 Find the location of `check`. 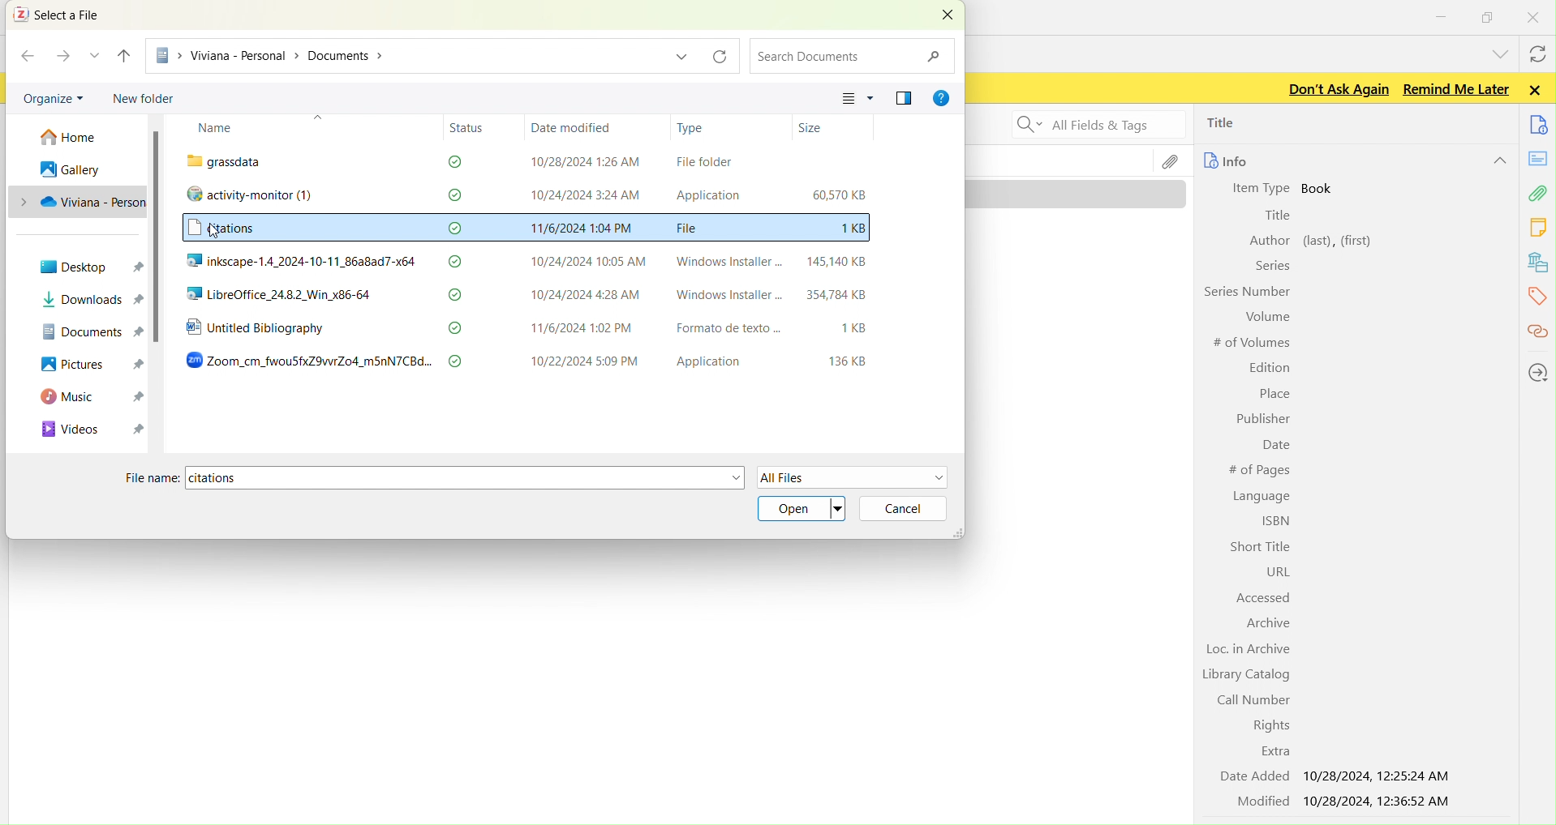

check is located at coordinates (458, 261).